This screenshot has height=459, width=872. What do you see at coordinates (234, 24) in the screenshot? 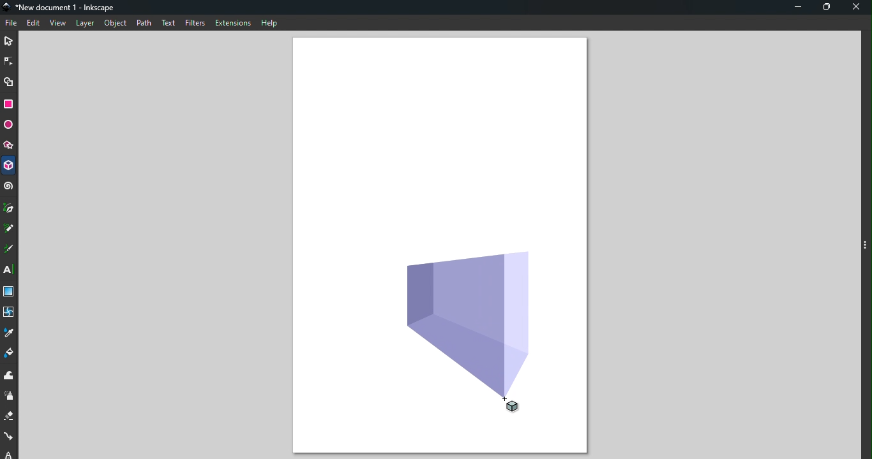
I see `Extensions` at bounding box center [234, 24].